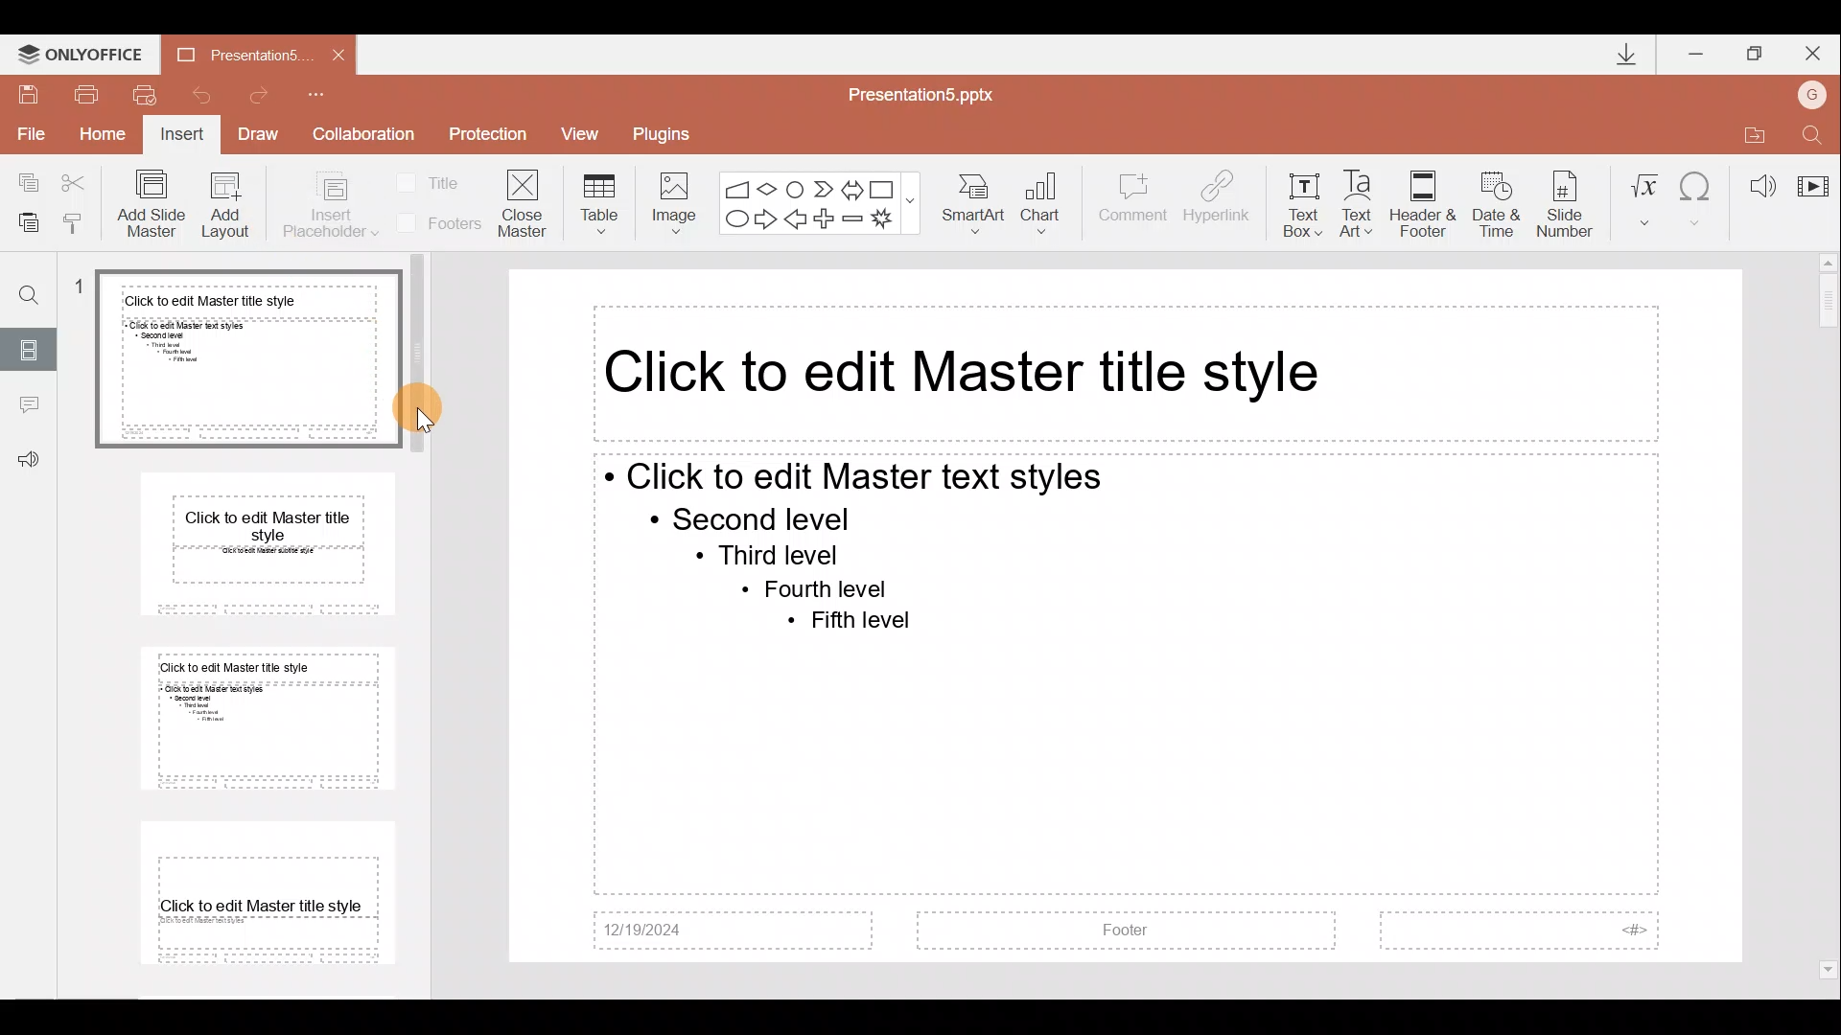  Describe the element at coordinates (258, 891) in the screenshot. I see `Slide 4` at that location.